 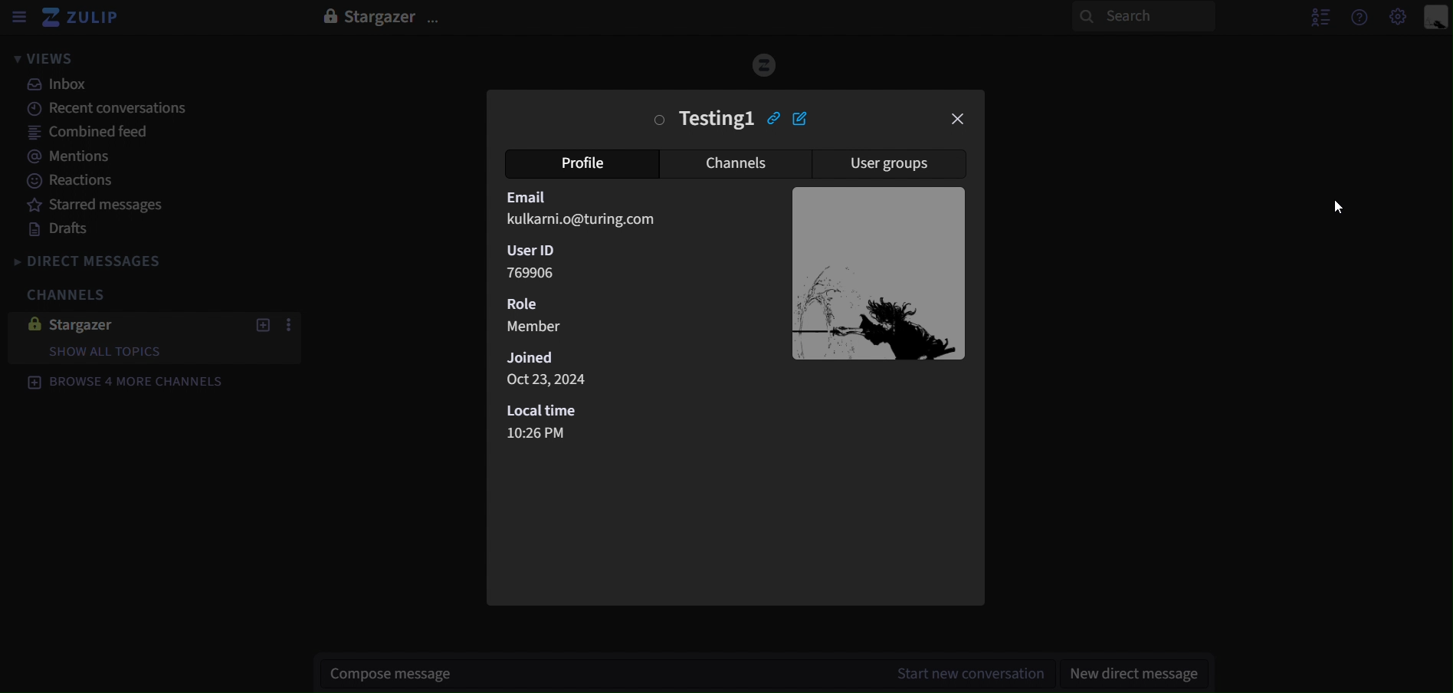 What do you see at coordinates (1147, 19) in the screenshot?
I see `search` at bounding box center [1147, 19].